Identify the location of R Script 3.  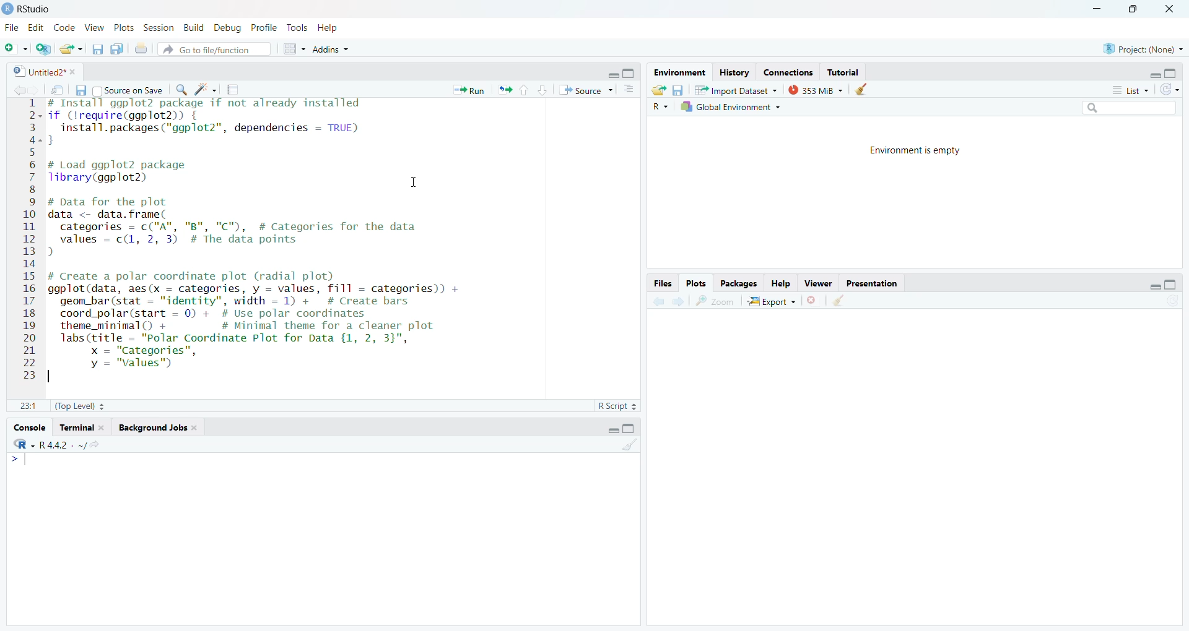
(619, 405).